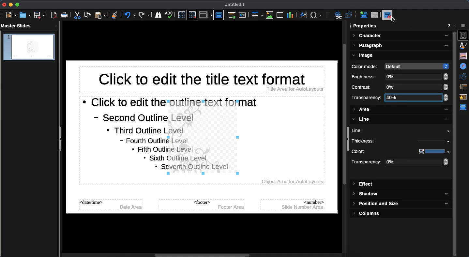  I want to click on Columns, so click(369, 213).